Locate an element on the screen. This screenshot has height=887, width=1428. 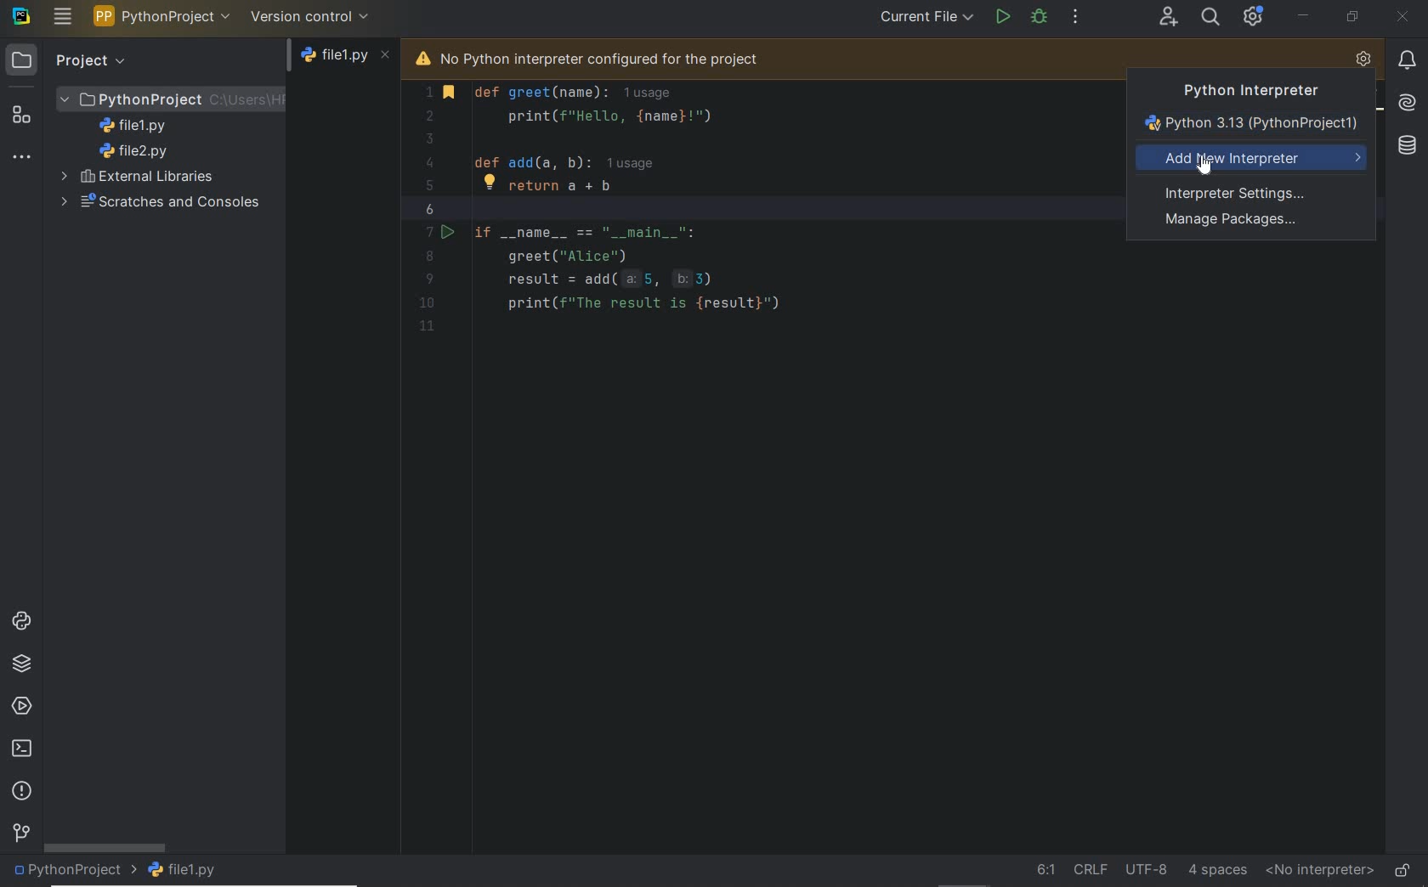
Manage packages is located at coordinates (1234, 222).